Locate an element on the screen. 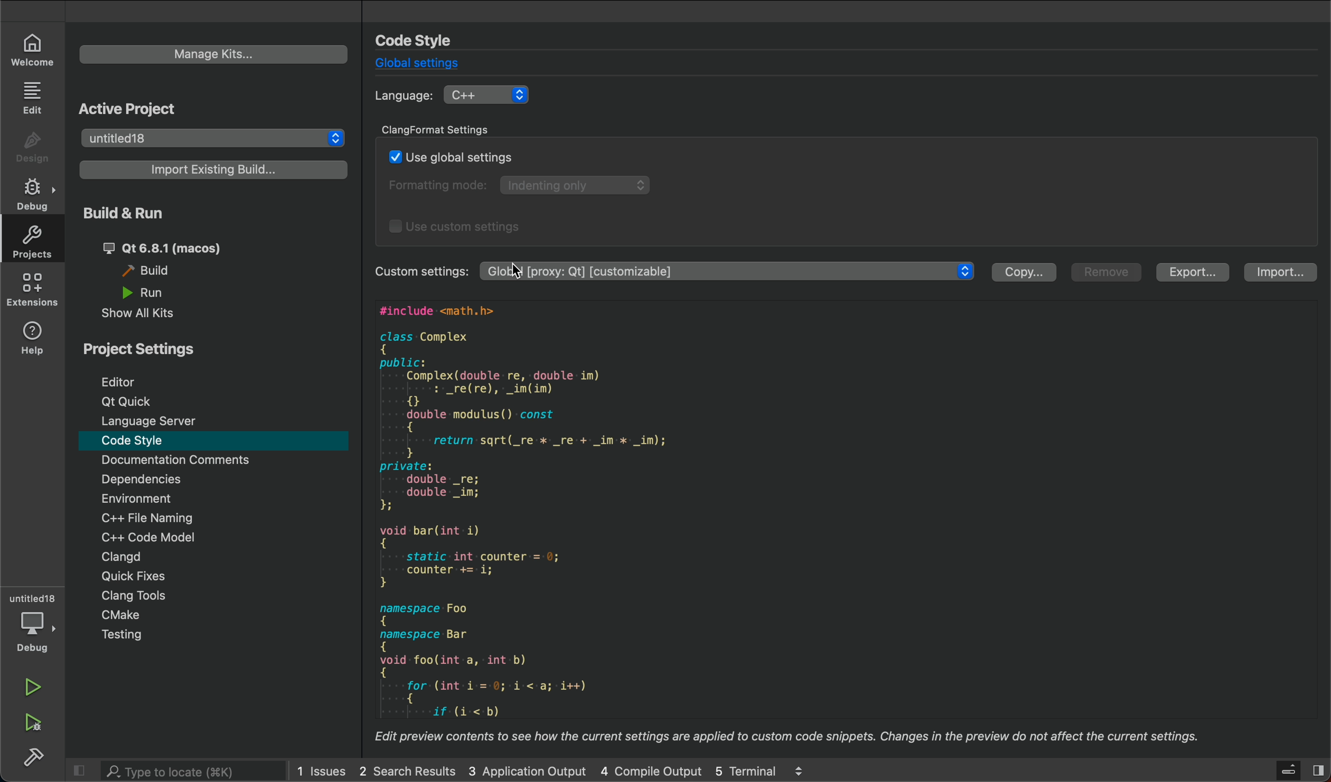 The width and height of the screenshot is (1331, 782). #include <math.h>
class Complex
{
public:
Complex(double re, double im)
: _re(re), _im(im)
{
double modulus() const
{
return sqrt(_re x _re + _im x _im);
}
private:
double _re;
double _im;
iH
void bar(int i)
{
static int counter = 0;
counter += i;
}
namespace Foo
{
namespace Bar
{
void foo(int a, int b)
{
for: (int i-=-0;-i-<-a; i++)
{
if: (i:-<:b) is located at coordinates (565, 508).